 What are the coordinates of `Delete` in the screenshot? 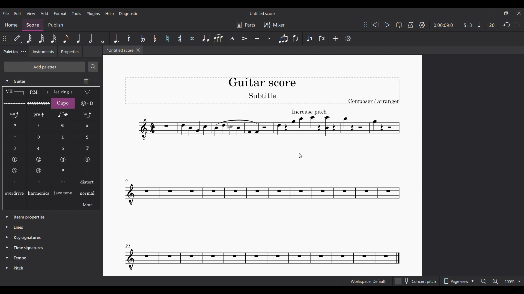 It's located at (87, 81).